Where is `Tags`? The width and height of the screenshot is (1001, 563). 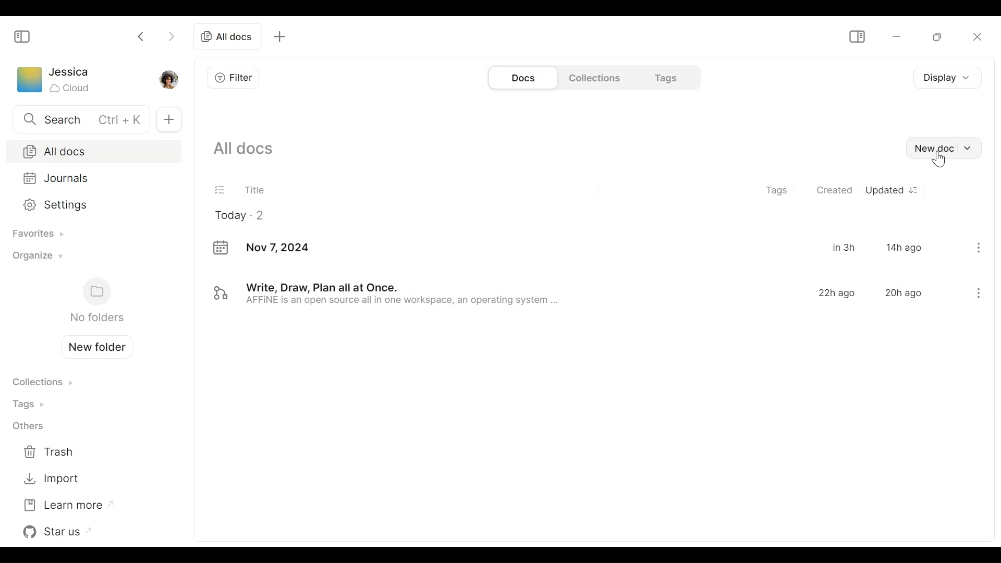
Tags is located at coordinates (784, 190).